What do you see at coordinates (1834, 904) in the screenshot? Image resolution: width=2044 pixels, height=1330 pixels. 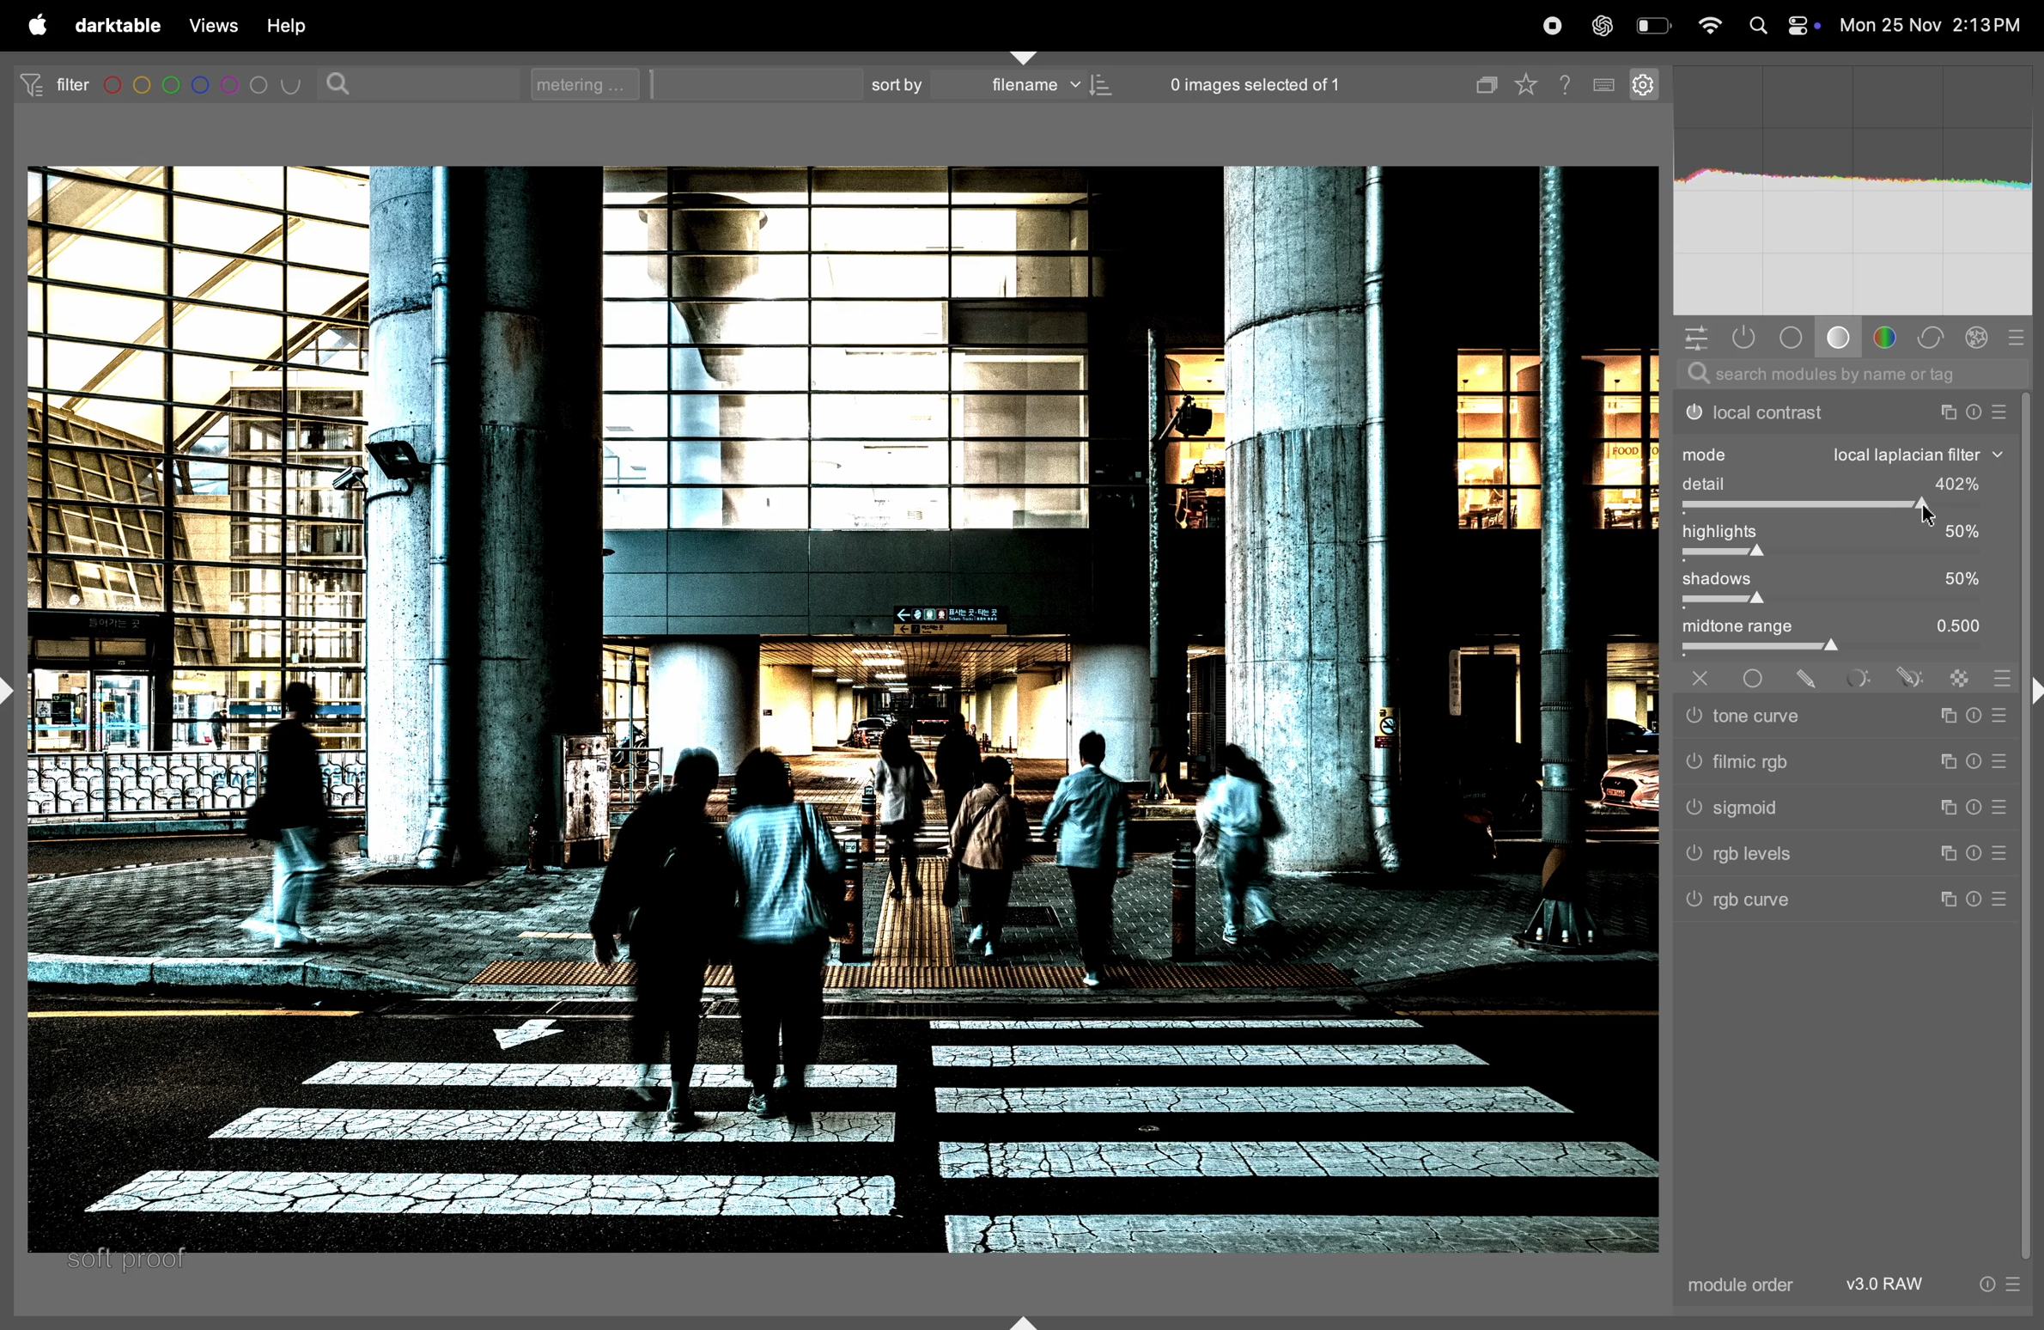 I see `rgb curve` at bounding box center [1834, 904].